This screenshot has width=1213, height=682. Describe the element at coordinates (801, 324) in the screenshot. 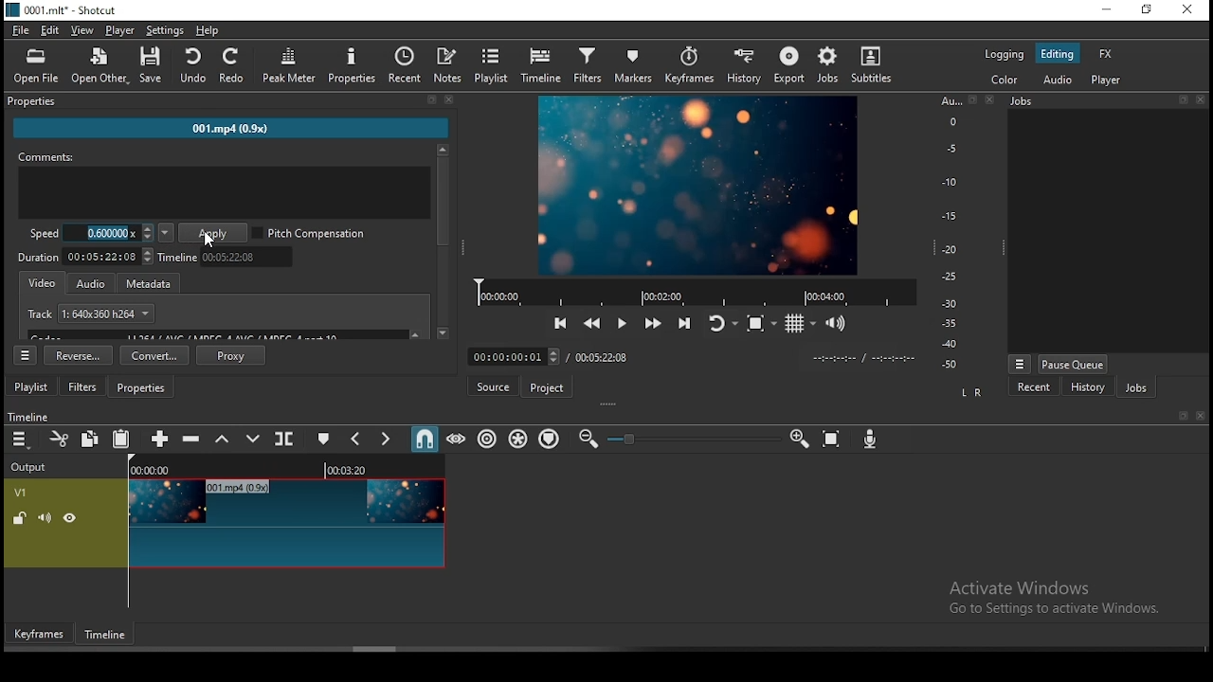

I see `toggle grid display on the player` at that location.